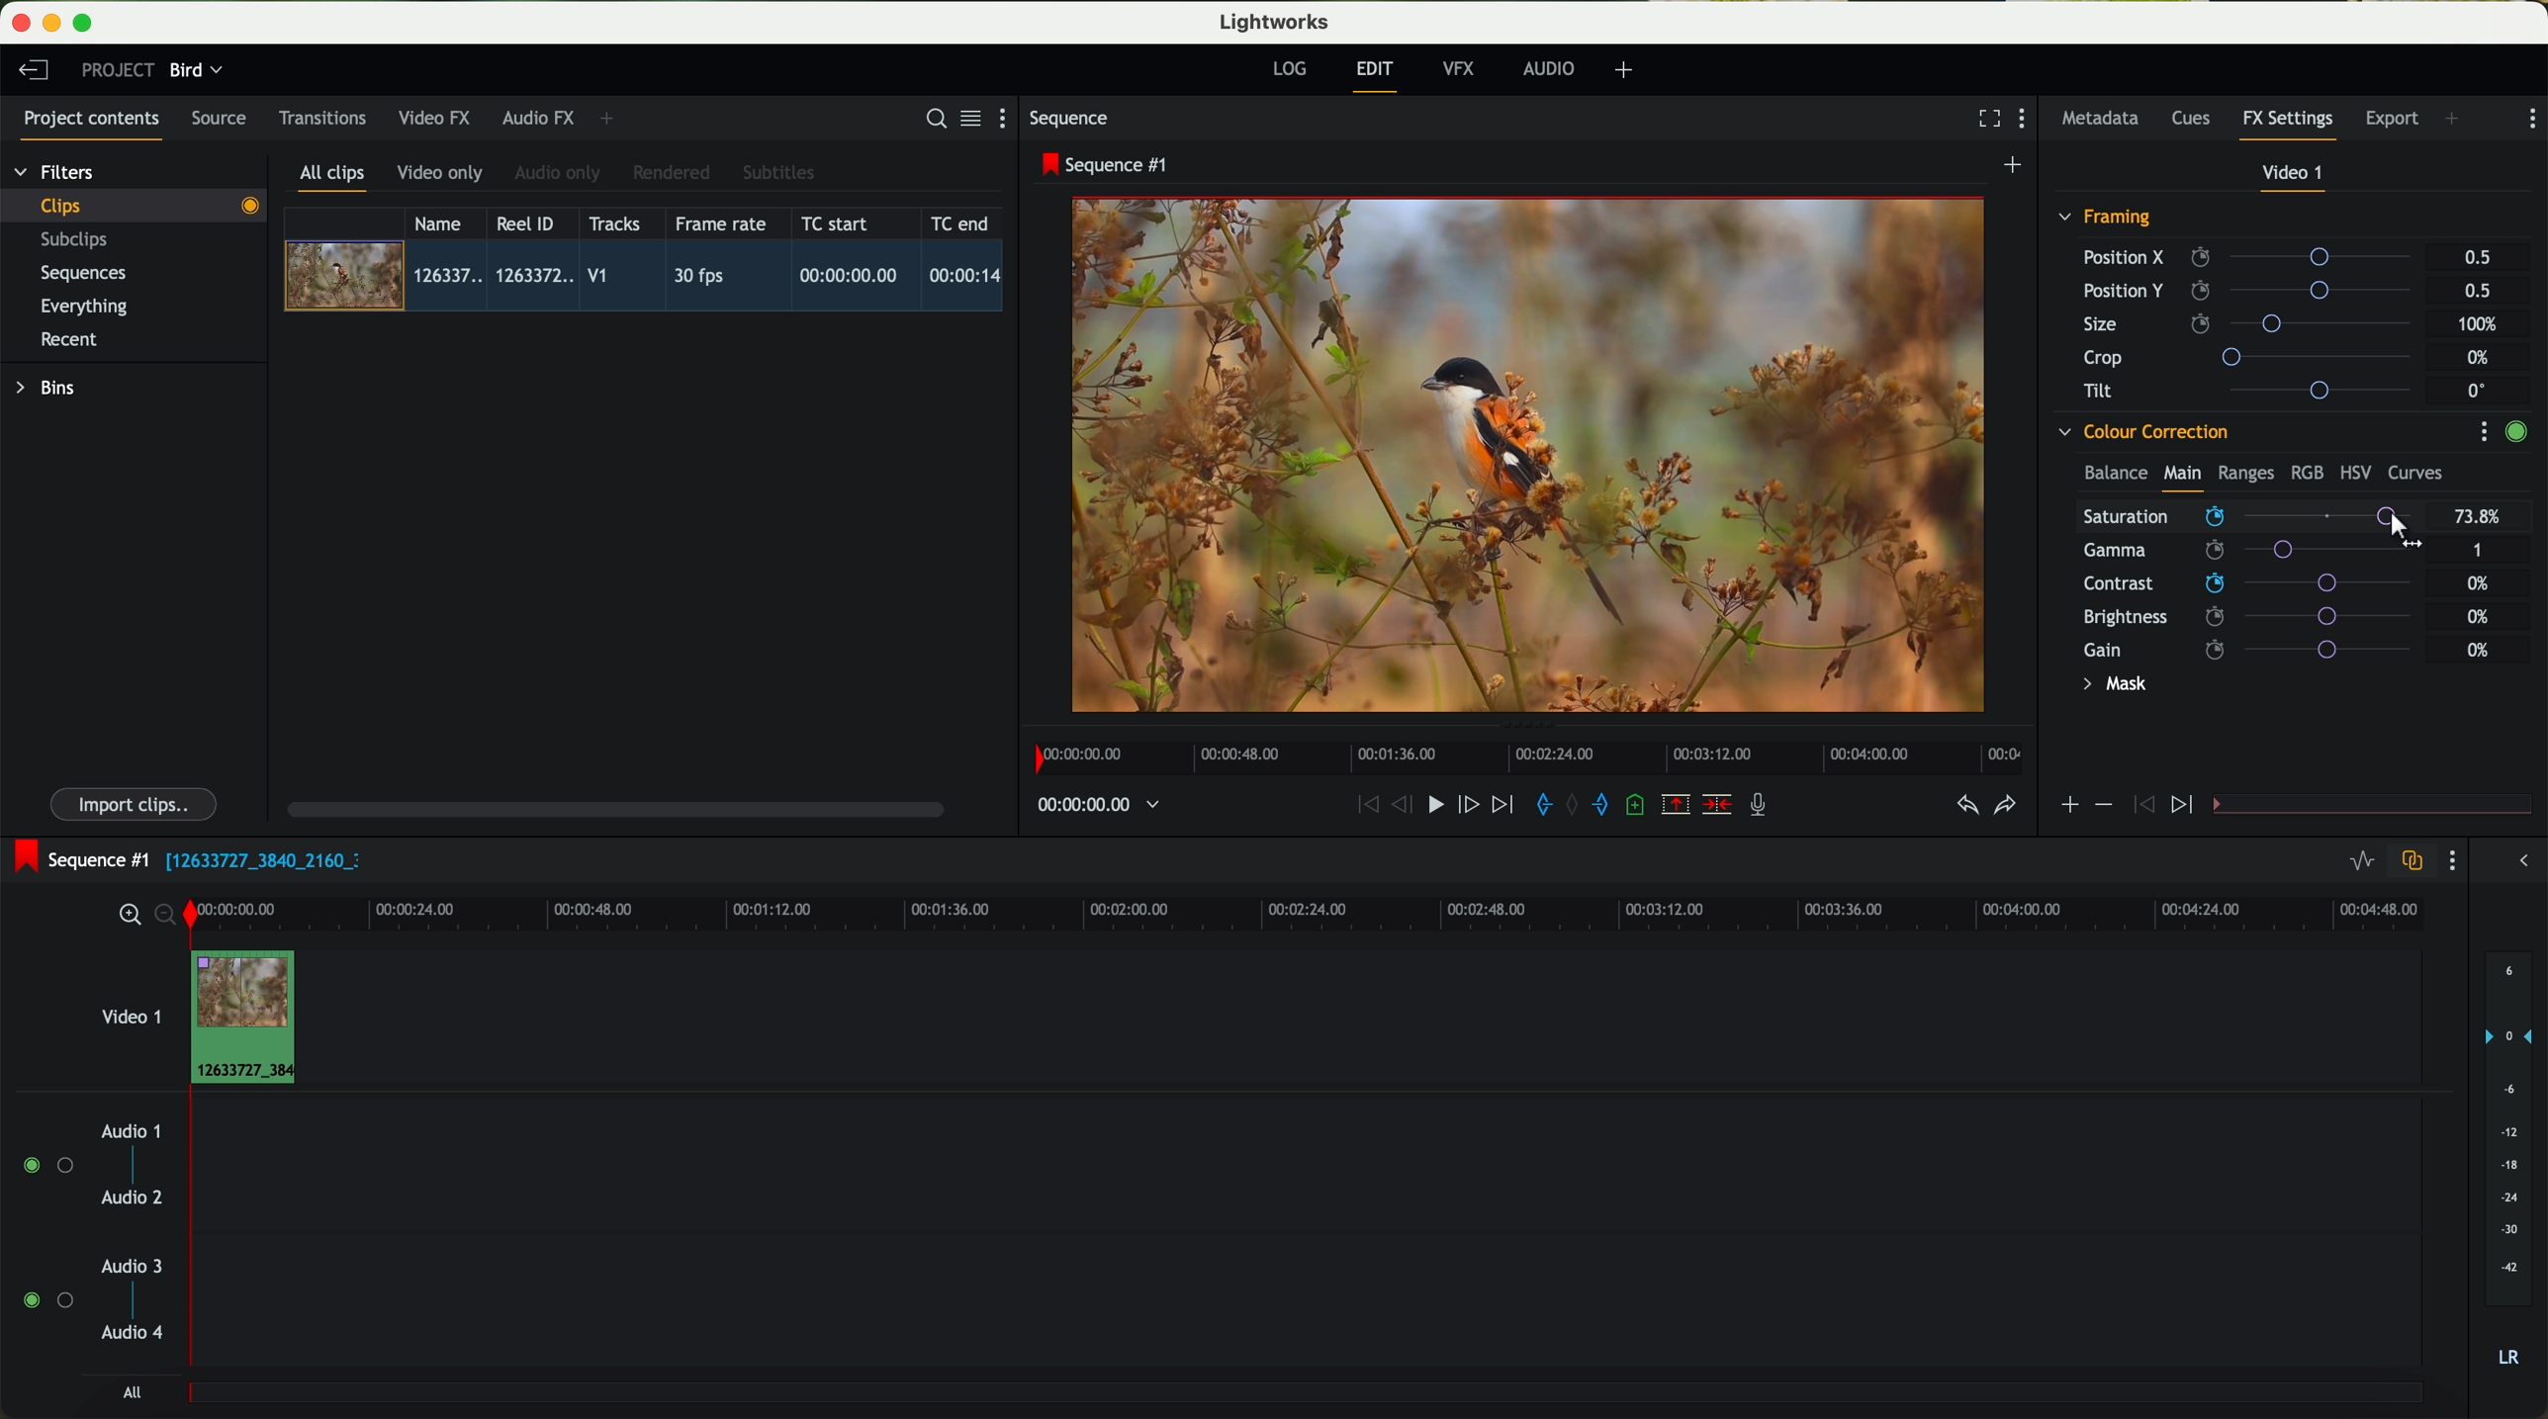  I want to click on icon, so click(2140, 806).